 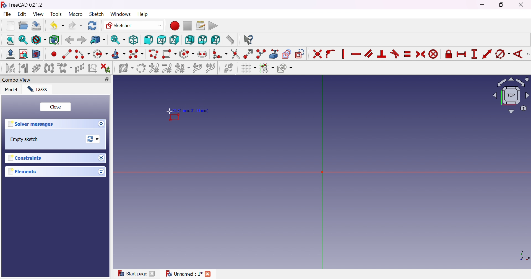 What do you see at coordinates (23, 139) in the screenshot?
I see `Empty sketch` at bounding box center [23, 139].